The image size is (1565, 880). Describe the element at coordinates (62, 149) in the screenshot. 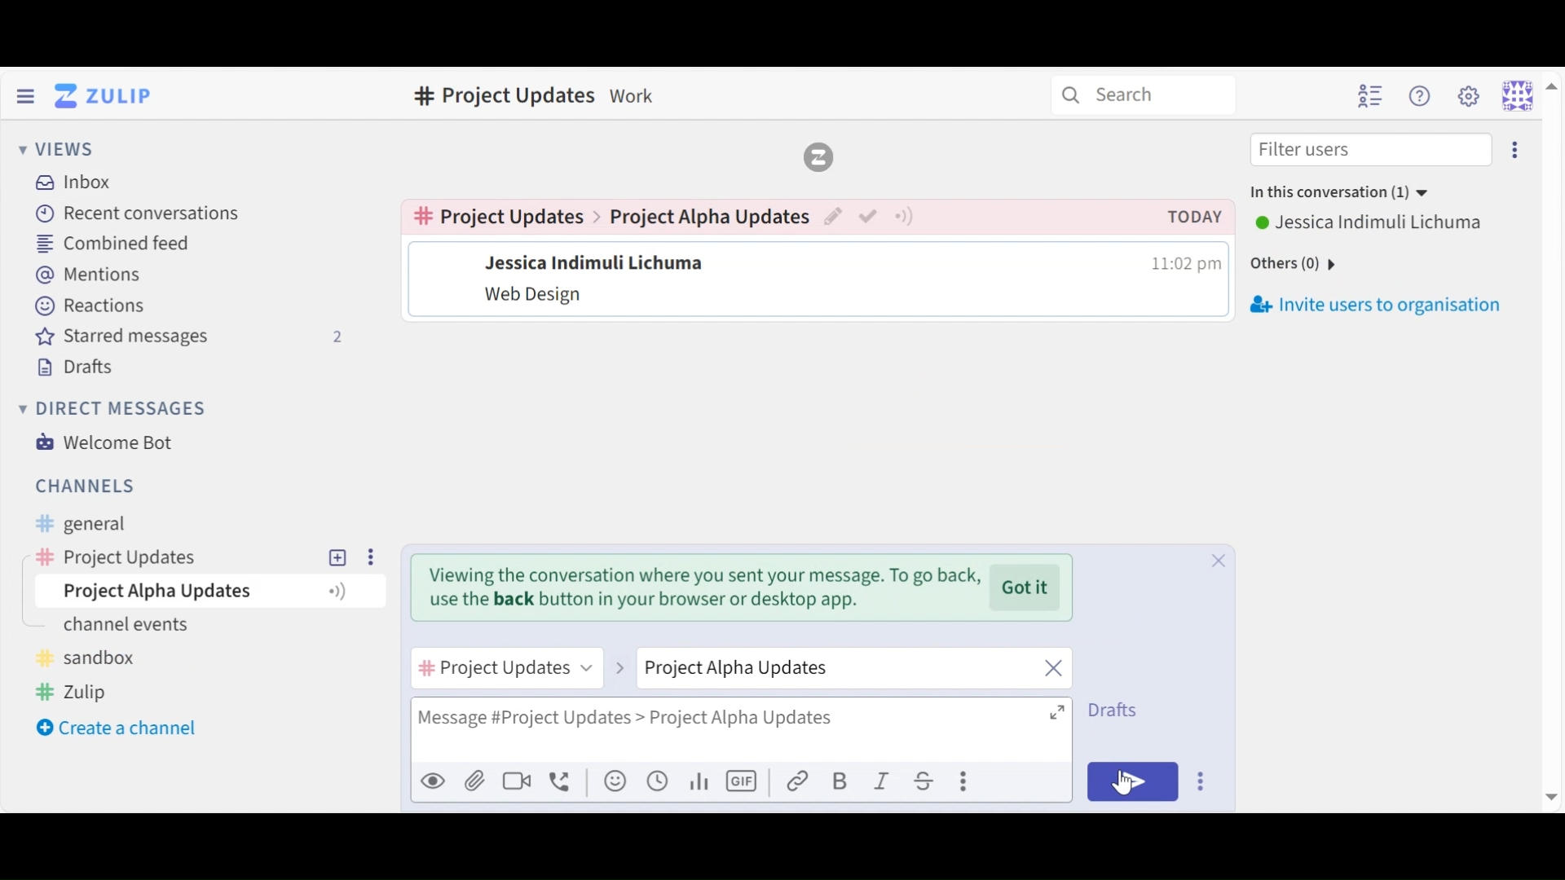

I see `Views` at that location.